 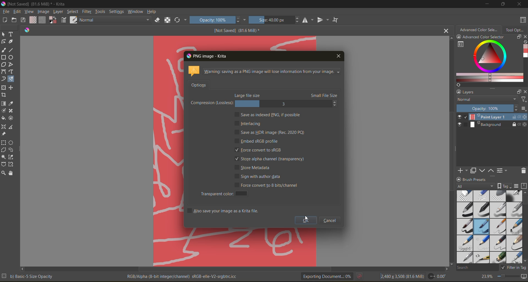 What do you see at coordinates (234, 269) in the screenshot?
I see `horizontal scroll bar` at bounding box center [234, 269].